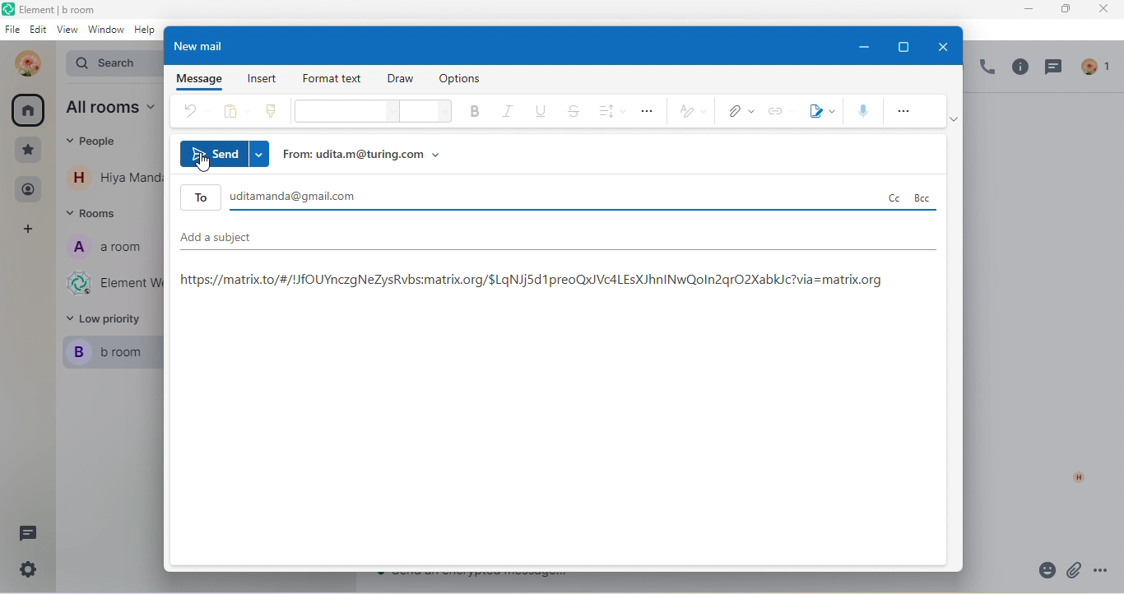  I want to click on more option, so click(905, 111).